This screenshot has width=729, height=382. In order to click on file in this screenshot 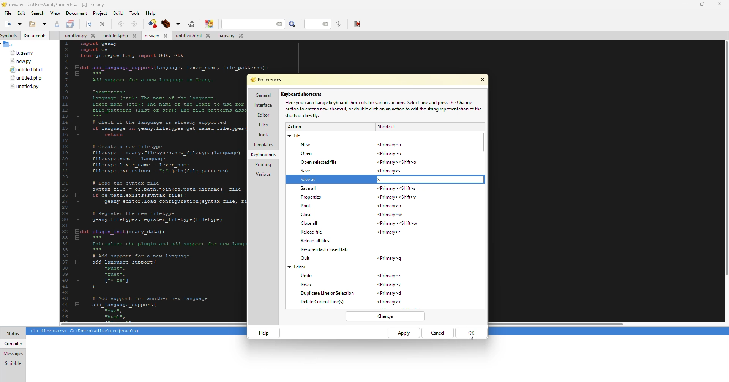, I will do `click(295, 137)`.